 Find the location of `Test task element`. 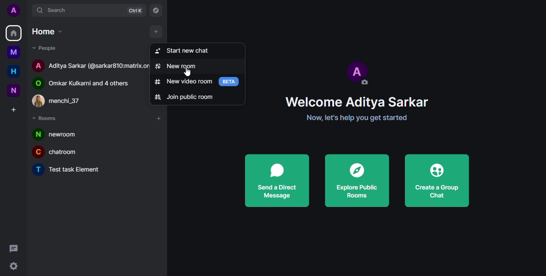

Test task element is located at coordinates (70, 170).